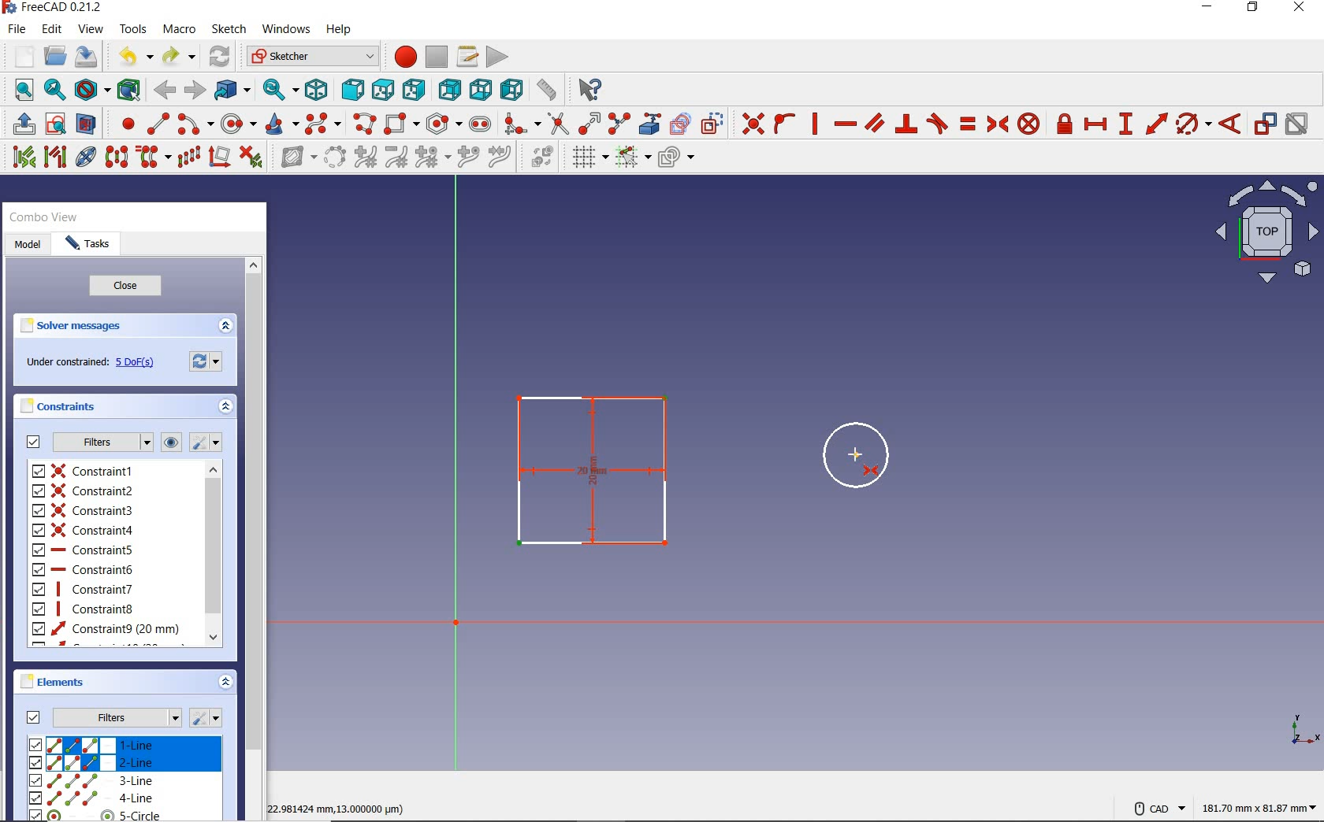 This screenshot has width=1324, height=822. Describe the element at coordinates (816, 125) in the screenshot. I see `constrain vertically` at that location.